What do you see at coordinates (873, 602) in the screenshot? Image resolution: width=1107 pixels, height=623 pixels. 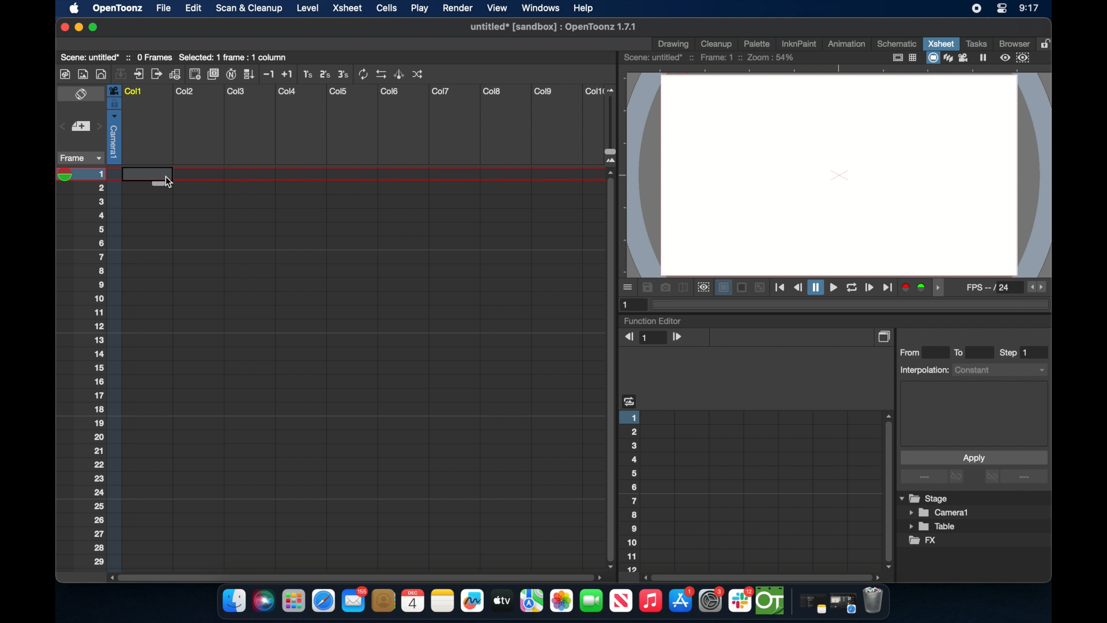 I see `trash` at bounding box center [873, 602].